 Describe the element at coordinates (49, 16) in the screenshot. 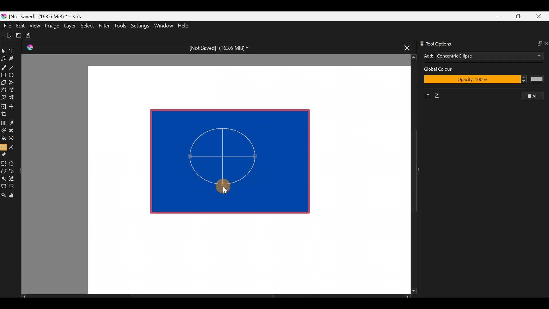

I see `[Not Saved] (163.6 MiB) * - Krita` at that location.